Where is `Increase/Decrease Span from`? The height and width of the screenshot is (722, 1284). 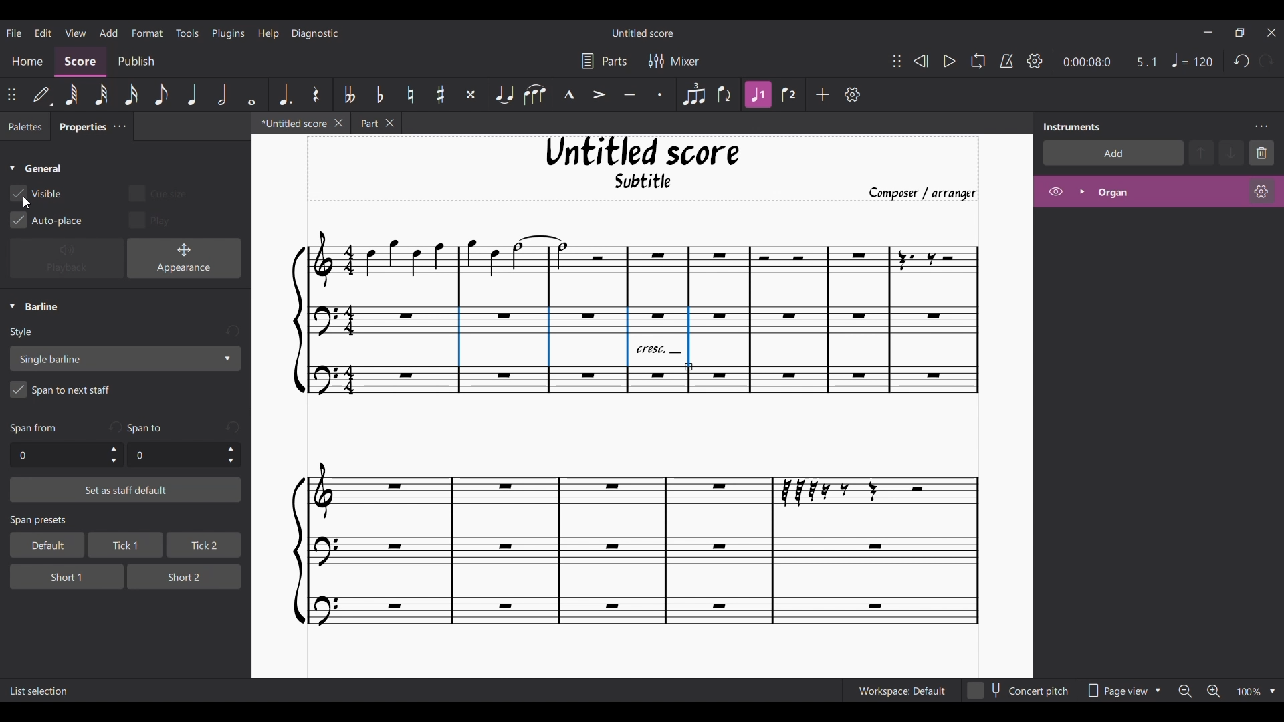
Increase/Decrease Span from is located at coordinates (114, 455).